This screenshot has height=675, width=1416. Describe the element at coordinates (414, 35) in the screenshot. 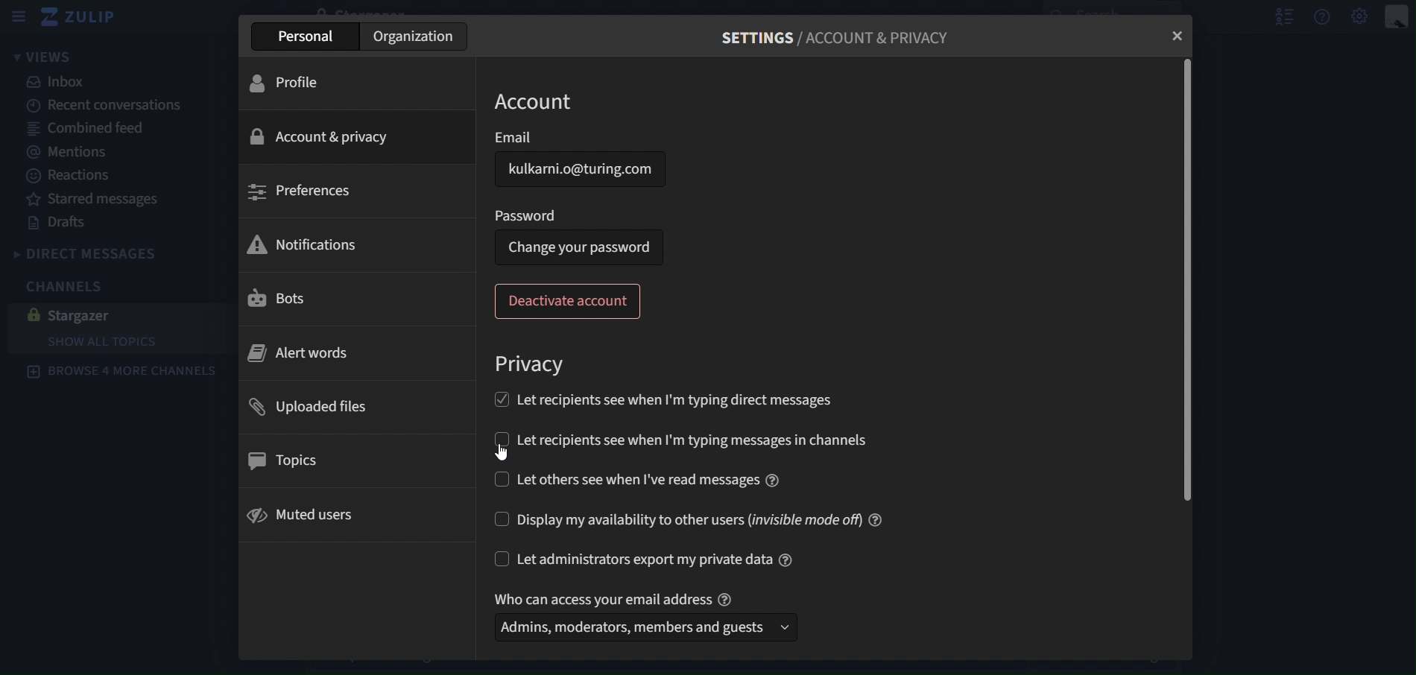

I see `organization` at that location.